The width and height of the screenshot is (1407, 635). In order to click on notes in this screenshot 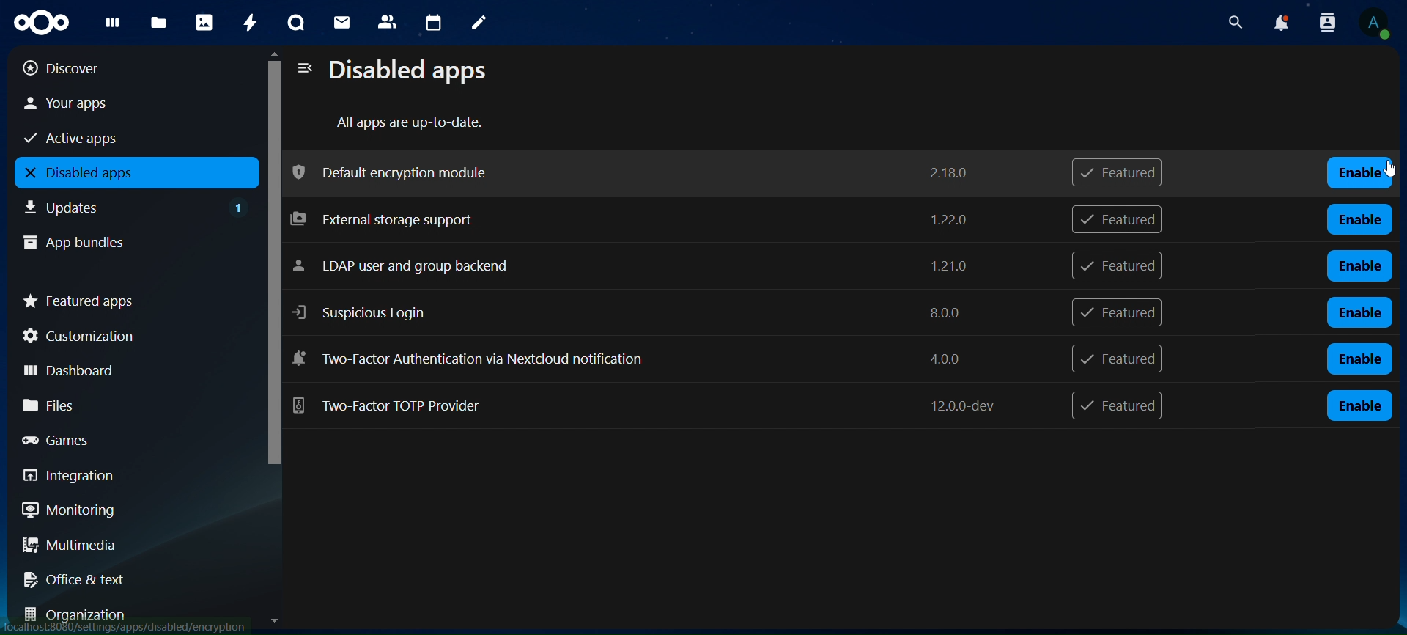, I will do `click(475, 21)`.